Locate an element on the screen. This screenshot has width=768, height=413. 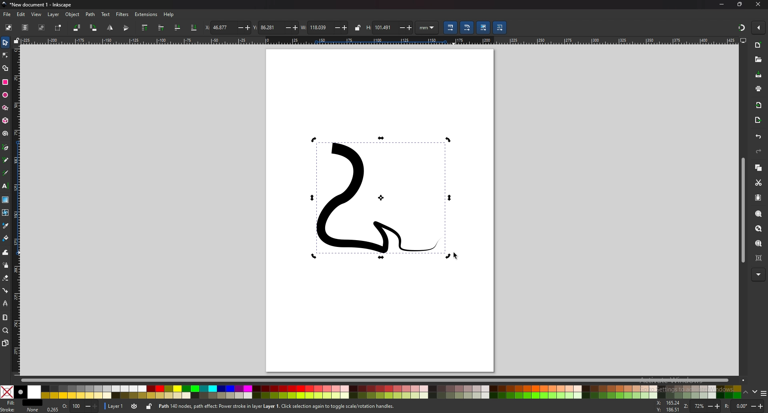
measure is located at coordinates (4, 317).